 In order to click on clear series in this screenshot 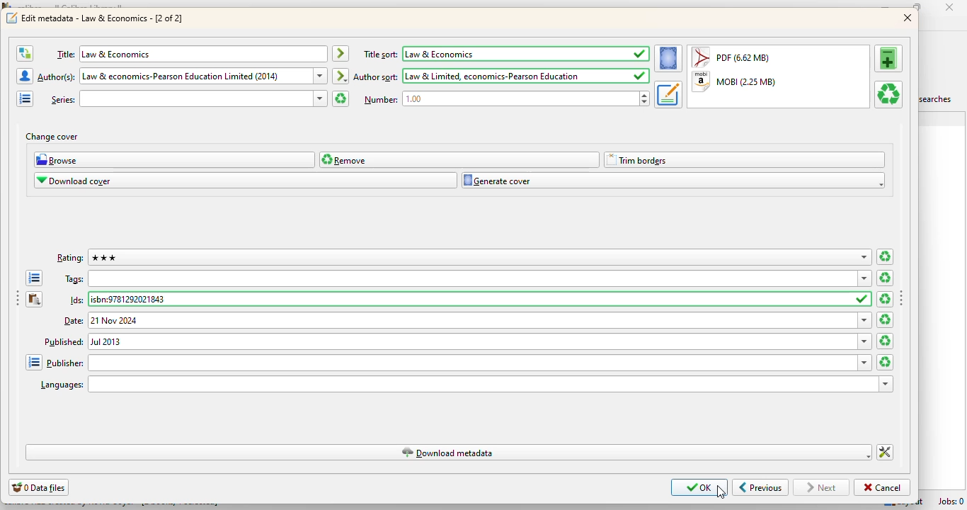, I will do `click(339, 98)`.